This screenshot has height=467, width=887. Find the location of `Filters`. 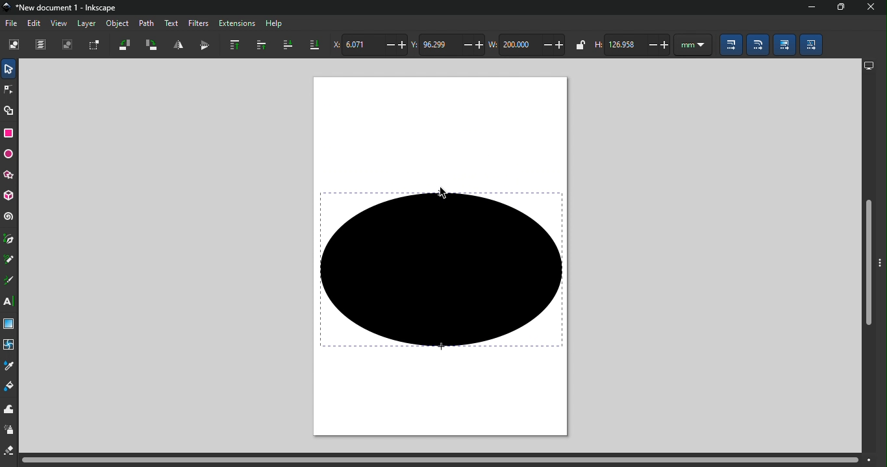

Filters is located at coordinates (198, 23).